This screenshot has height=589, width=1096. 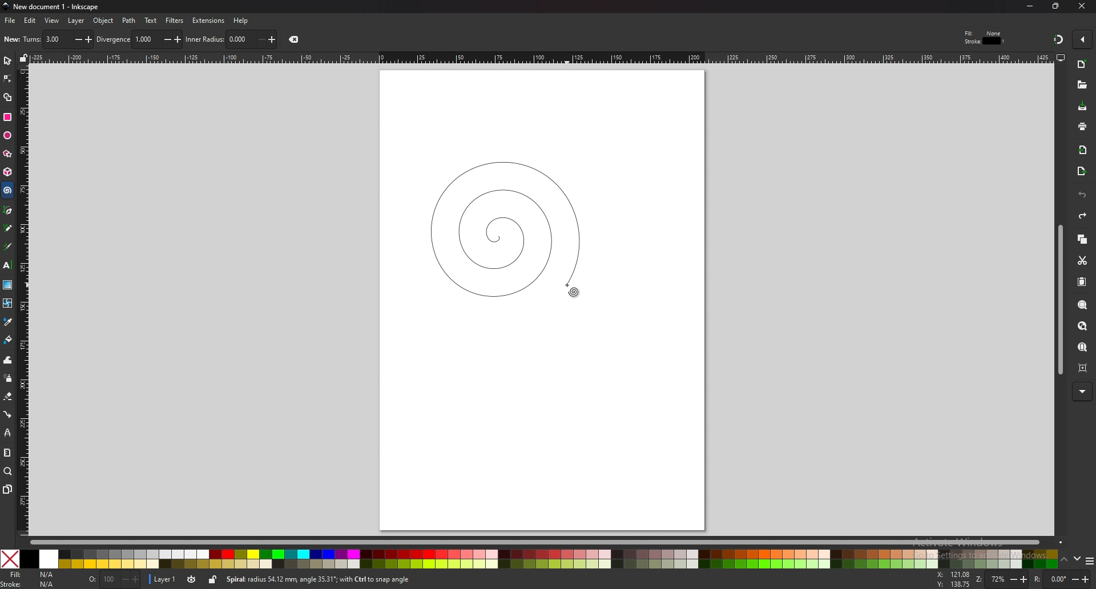 What do you see at coordinates (985, 41) in the screenshot?
I see `Stroke: 1` at bounding box center [985, 41].